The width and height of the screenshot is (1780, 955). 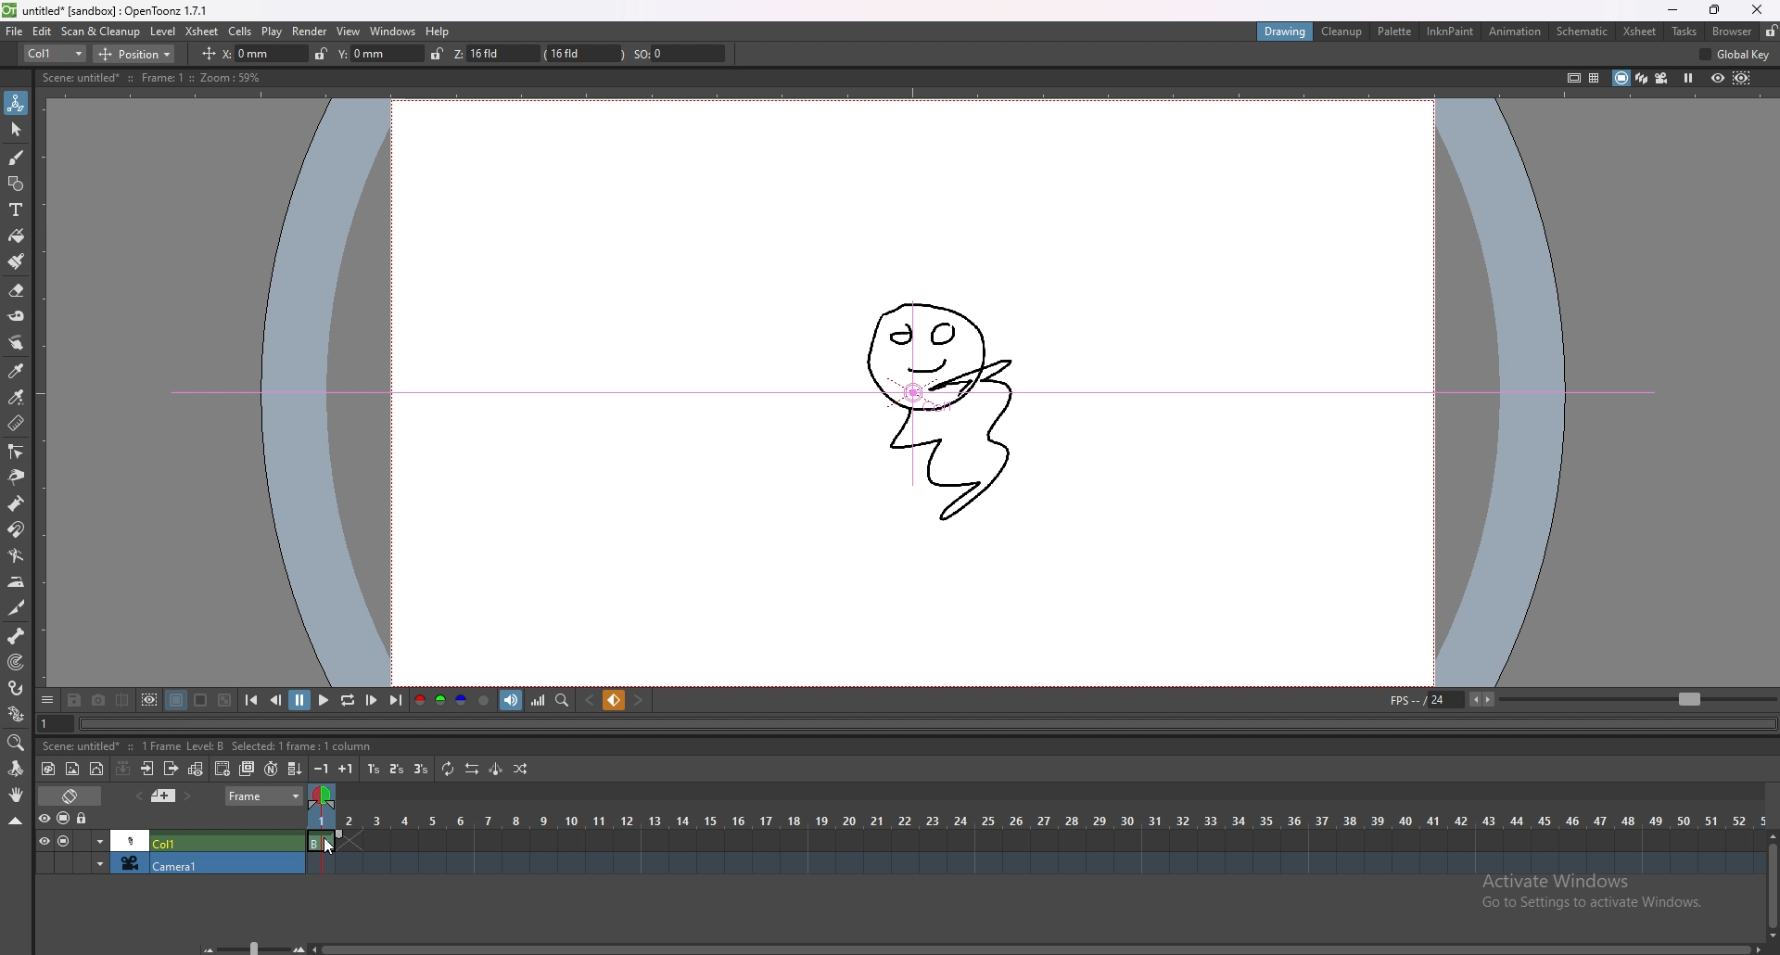 What do you see at coordinates (109, 10) in the screenshot?
I see `title` at bounding box center [109, 10].